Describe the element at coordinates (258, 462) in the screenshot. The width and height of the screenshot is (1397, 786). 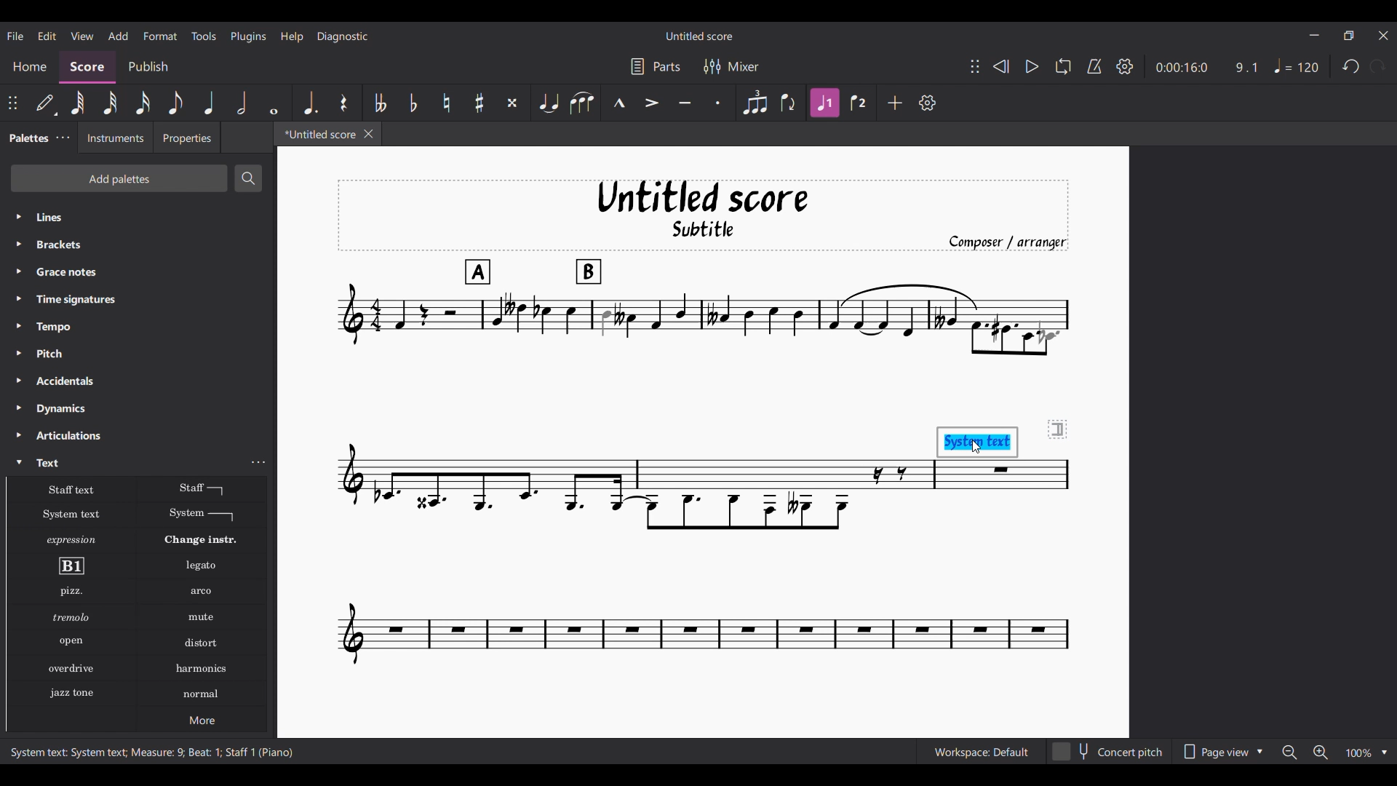
I see `Text settings` at that location.